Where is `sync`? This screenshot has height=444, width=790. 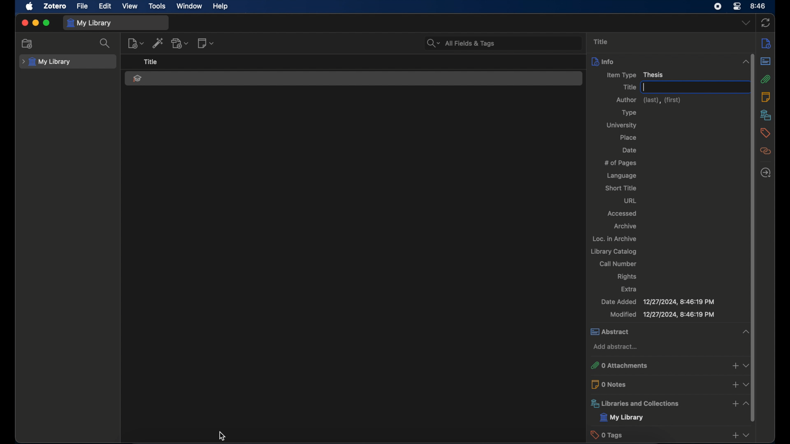
sync is located at coordinates (766, 23).